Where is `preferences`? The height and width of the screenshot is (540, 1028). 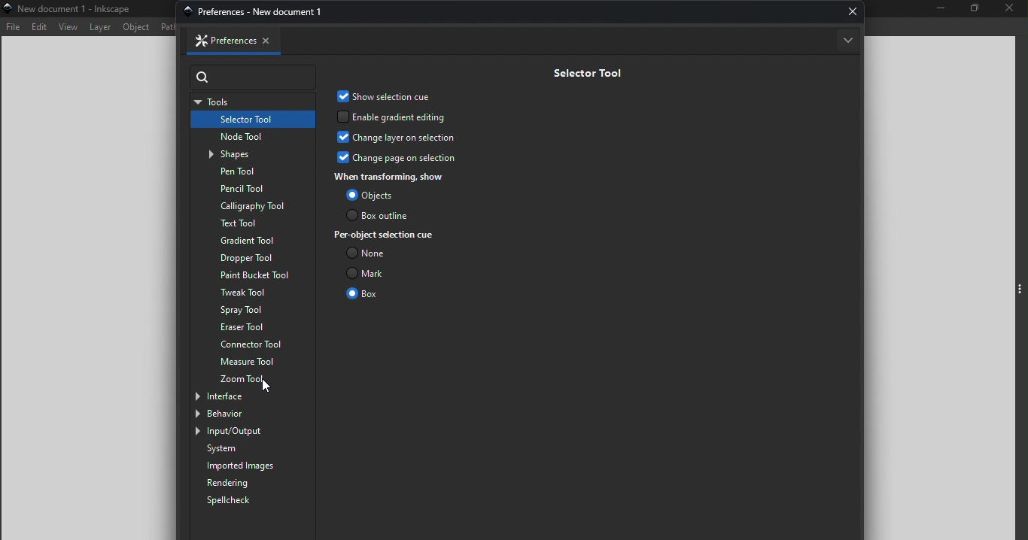 preferences is located at coordinates (261, 12).